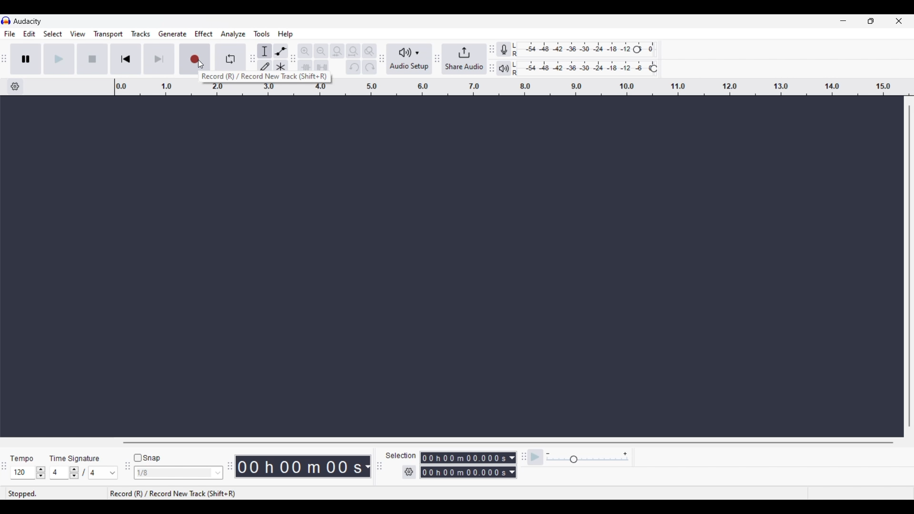 This screenshot has height=514, width=914. Describe the element at coordinates (292, 57) in the screenshot. I see `toolbar` at that location.